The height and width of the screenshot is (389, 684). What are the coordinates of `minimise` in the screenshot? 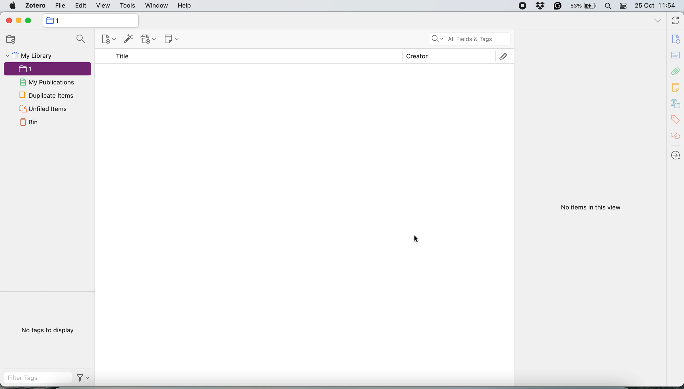 It's located at (19, 21).